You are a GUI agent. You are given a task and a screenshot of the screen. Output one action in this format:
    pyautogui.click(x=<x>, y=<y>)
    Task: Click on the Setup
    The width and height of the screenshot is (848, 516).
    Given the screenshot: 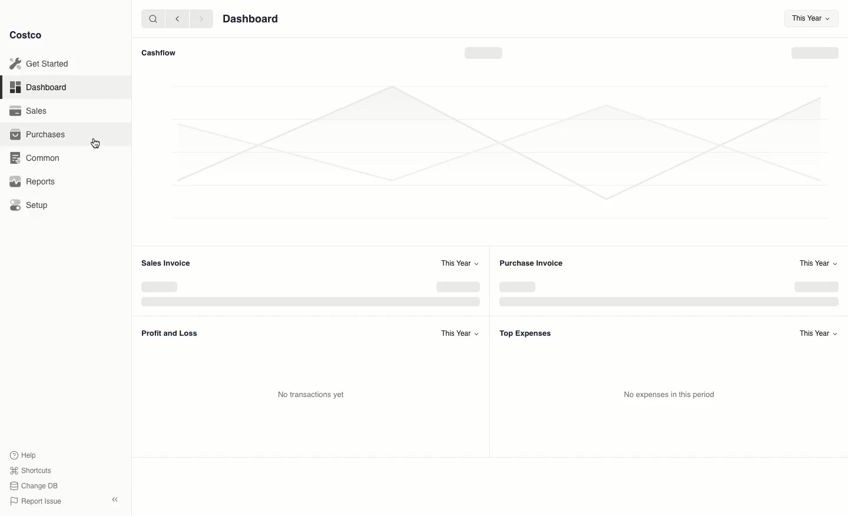 What is the action you would take?
    pyautogui.click(x=31, y=204)
    